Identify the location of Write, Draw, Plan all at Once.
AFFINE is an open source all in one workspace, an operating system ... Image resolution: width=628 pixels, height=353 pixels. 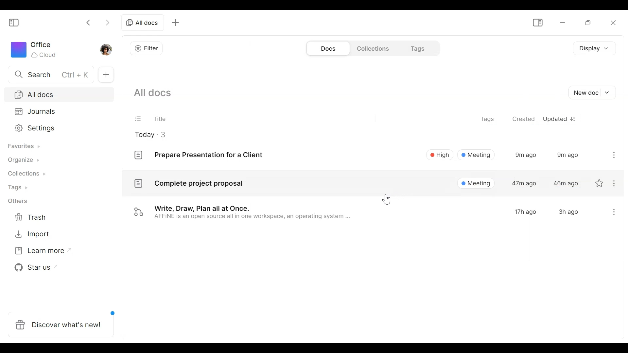
(242, 214).